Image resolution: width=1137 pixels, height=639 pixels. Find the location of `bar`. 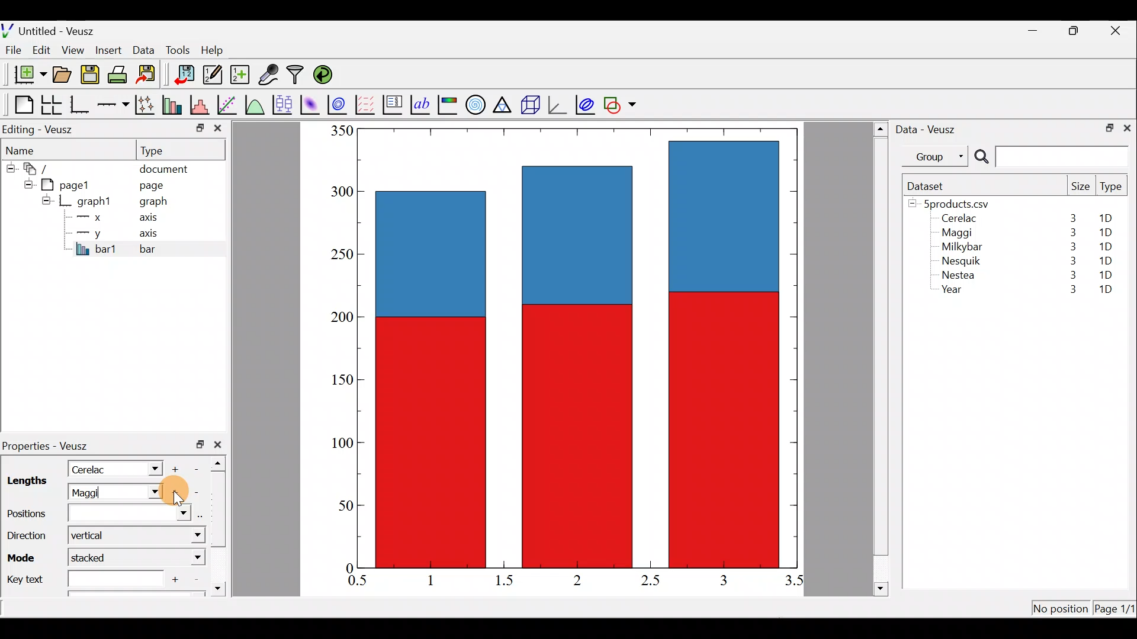

bar is located at coordinates (167, 248).